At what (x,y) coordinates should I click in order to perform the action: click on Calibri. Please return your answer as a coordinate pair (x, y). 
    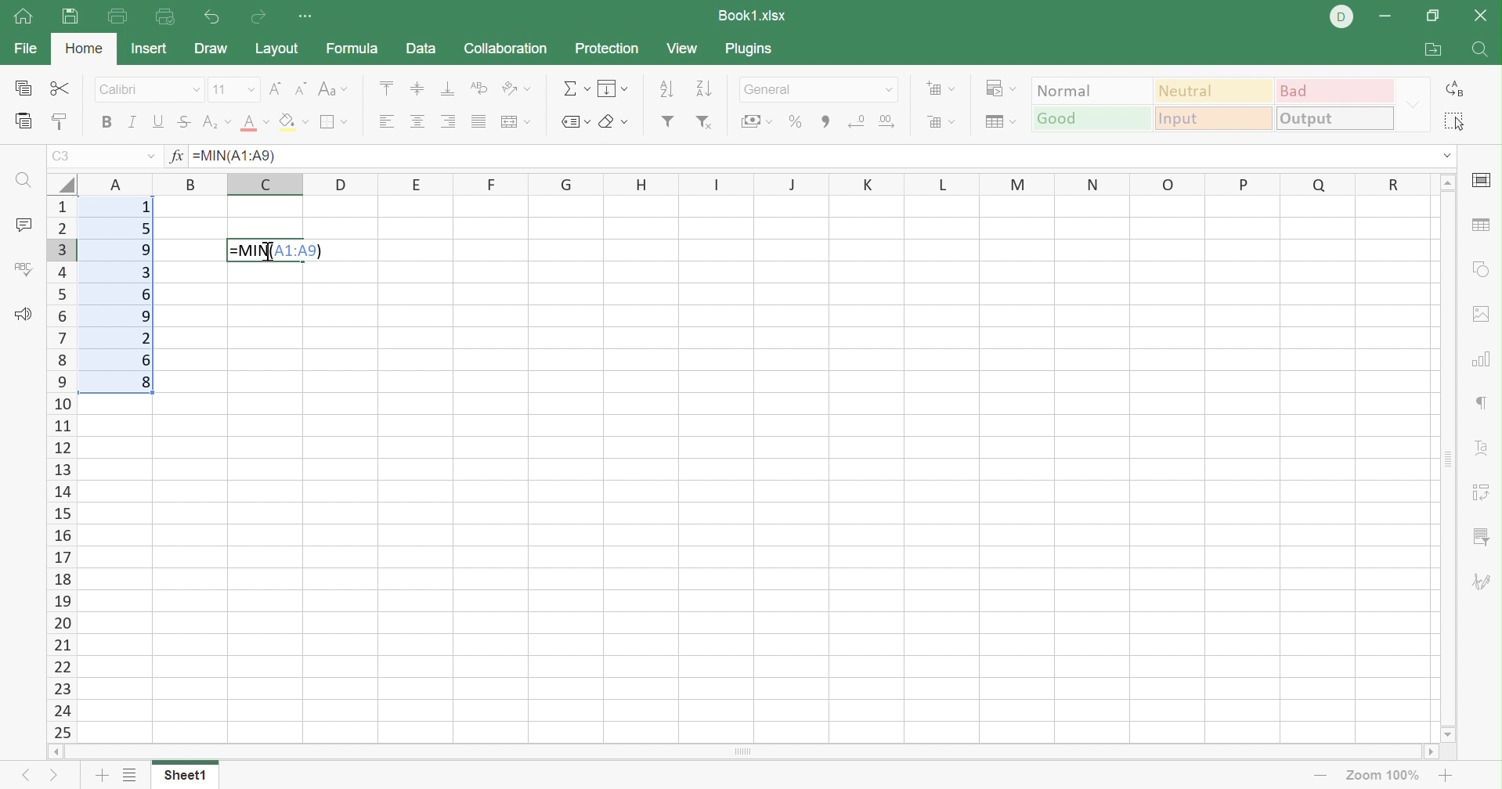
    Looking at the image, I should click on (122, 89).